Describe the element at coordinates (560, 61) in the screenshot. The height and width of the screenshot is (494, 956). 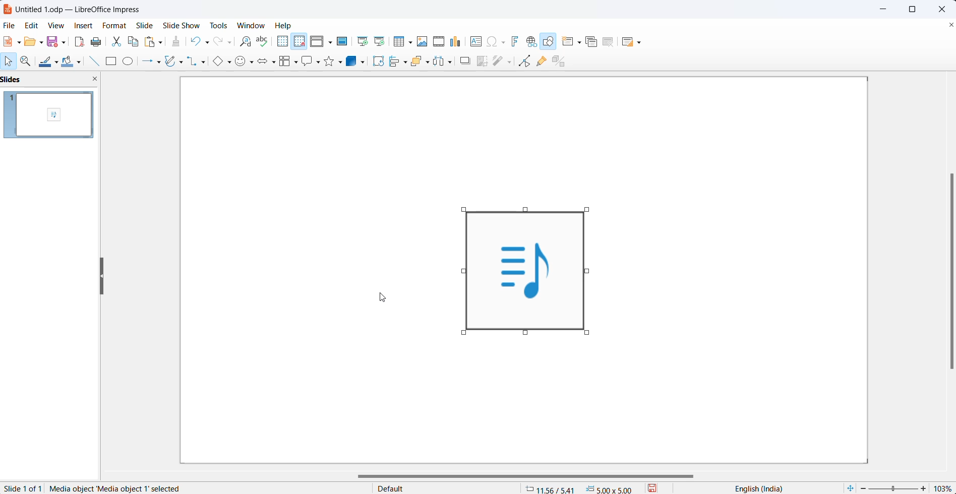
I see `toggle extrusion` at that location.